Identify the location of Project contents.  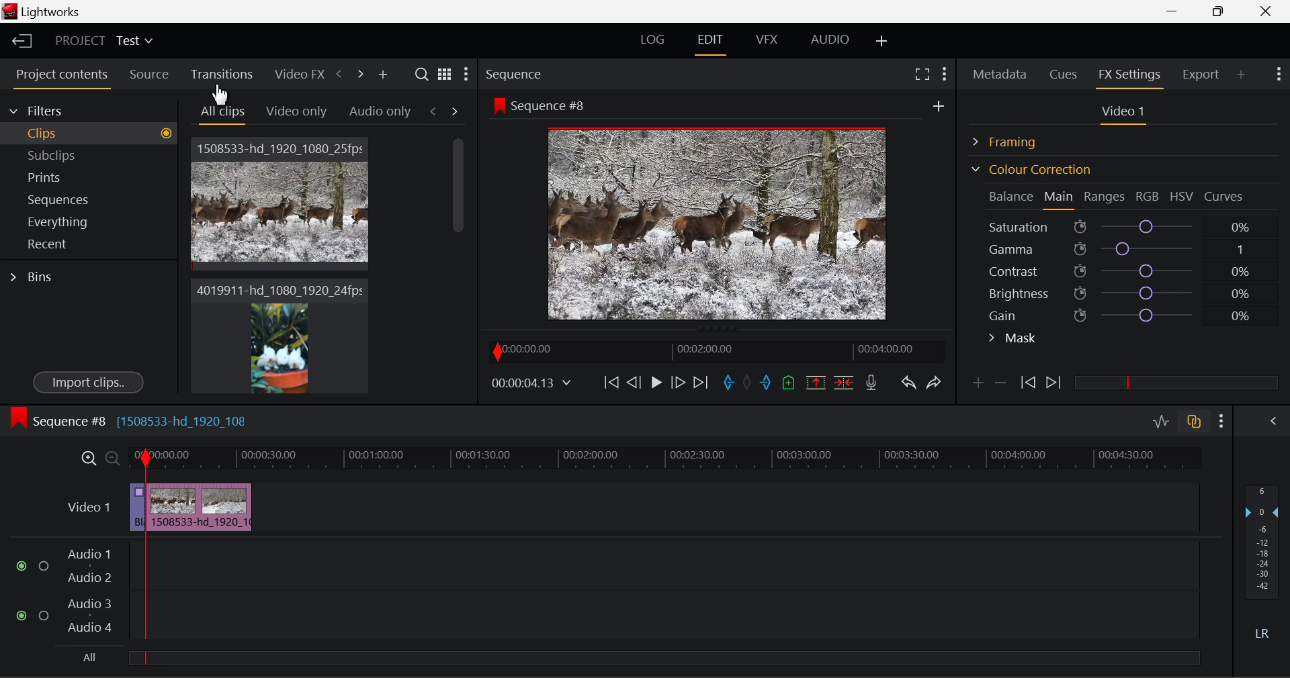
(61, 77).